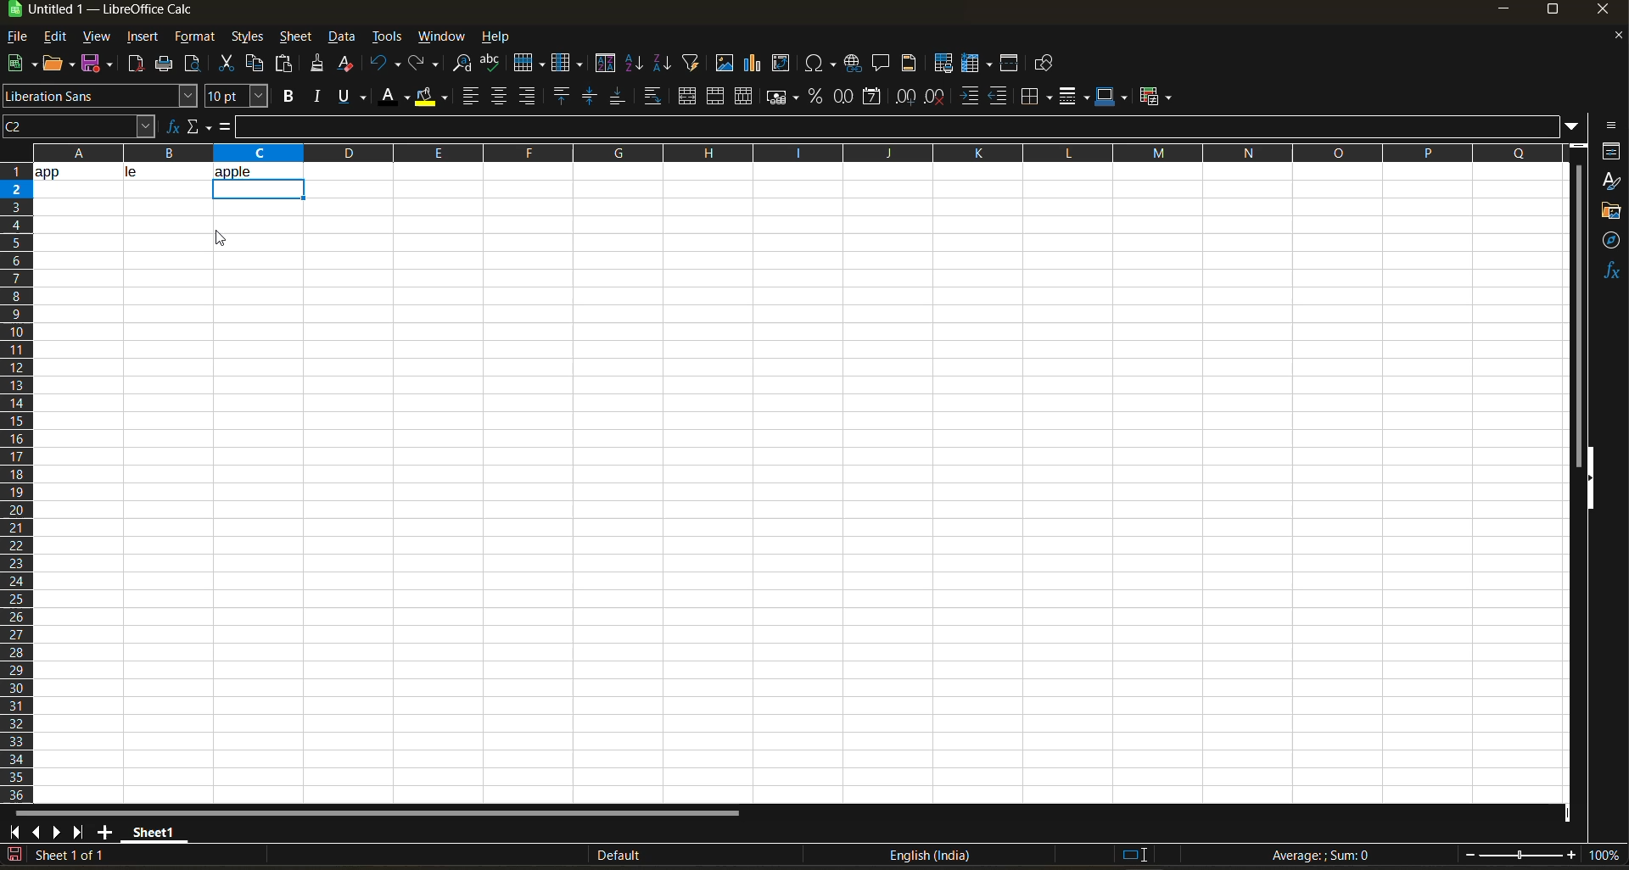 This screenshot has width=1629, height=870. Describe the element at coordinates (79, 832) in the screenshot. I see `scroll to last sheet` at that location.